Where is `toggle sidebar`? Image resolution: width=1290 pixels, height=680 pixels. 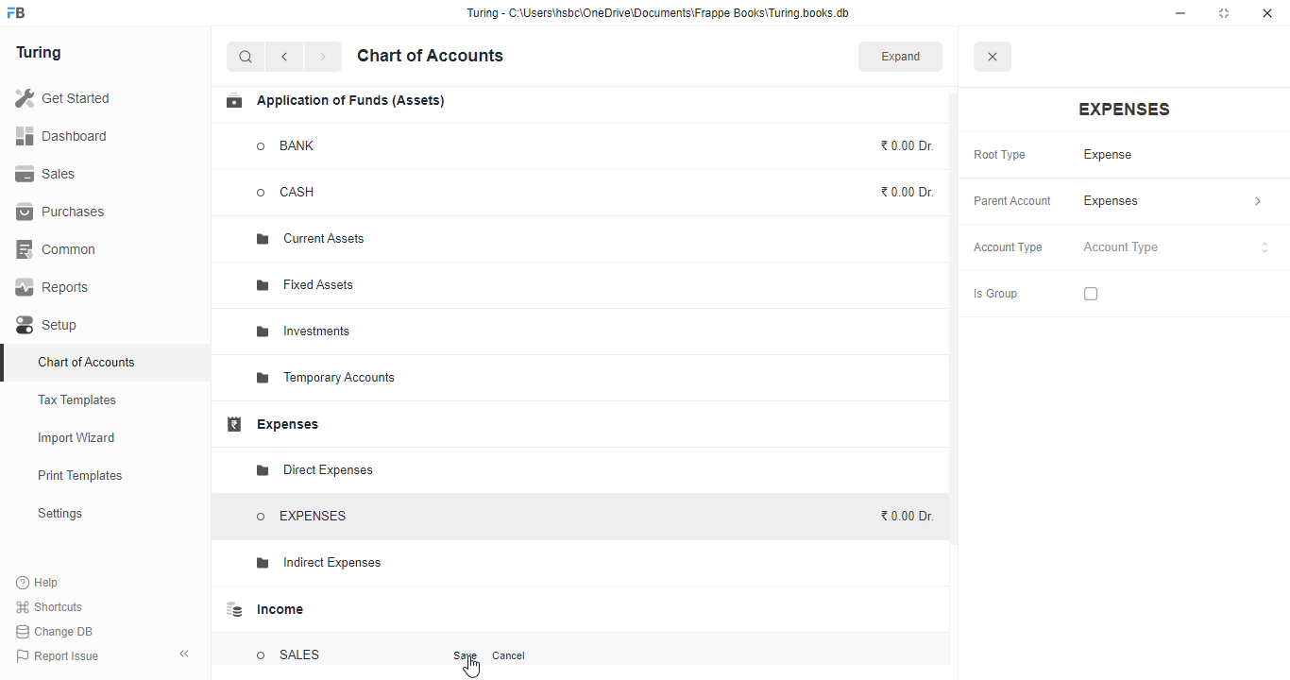 toggle sidebar is located at coordinates (185, 654).